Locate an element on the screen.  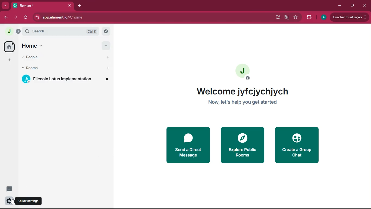
quick settings is located at coordinates (29, 202).